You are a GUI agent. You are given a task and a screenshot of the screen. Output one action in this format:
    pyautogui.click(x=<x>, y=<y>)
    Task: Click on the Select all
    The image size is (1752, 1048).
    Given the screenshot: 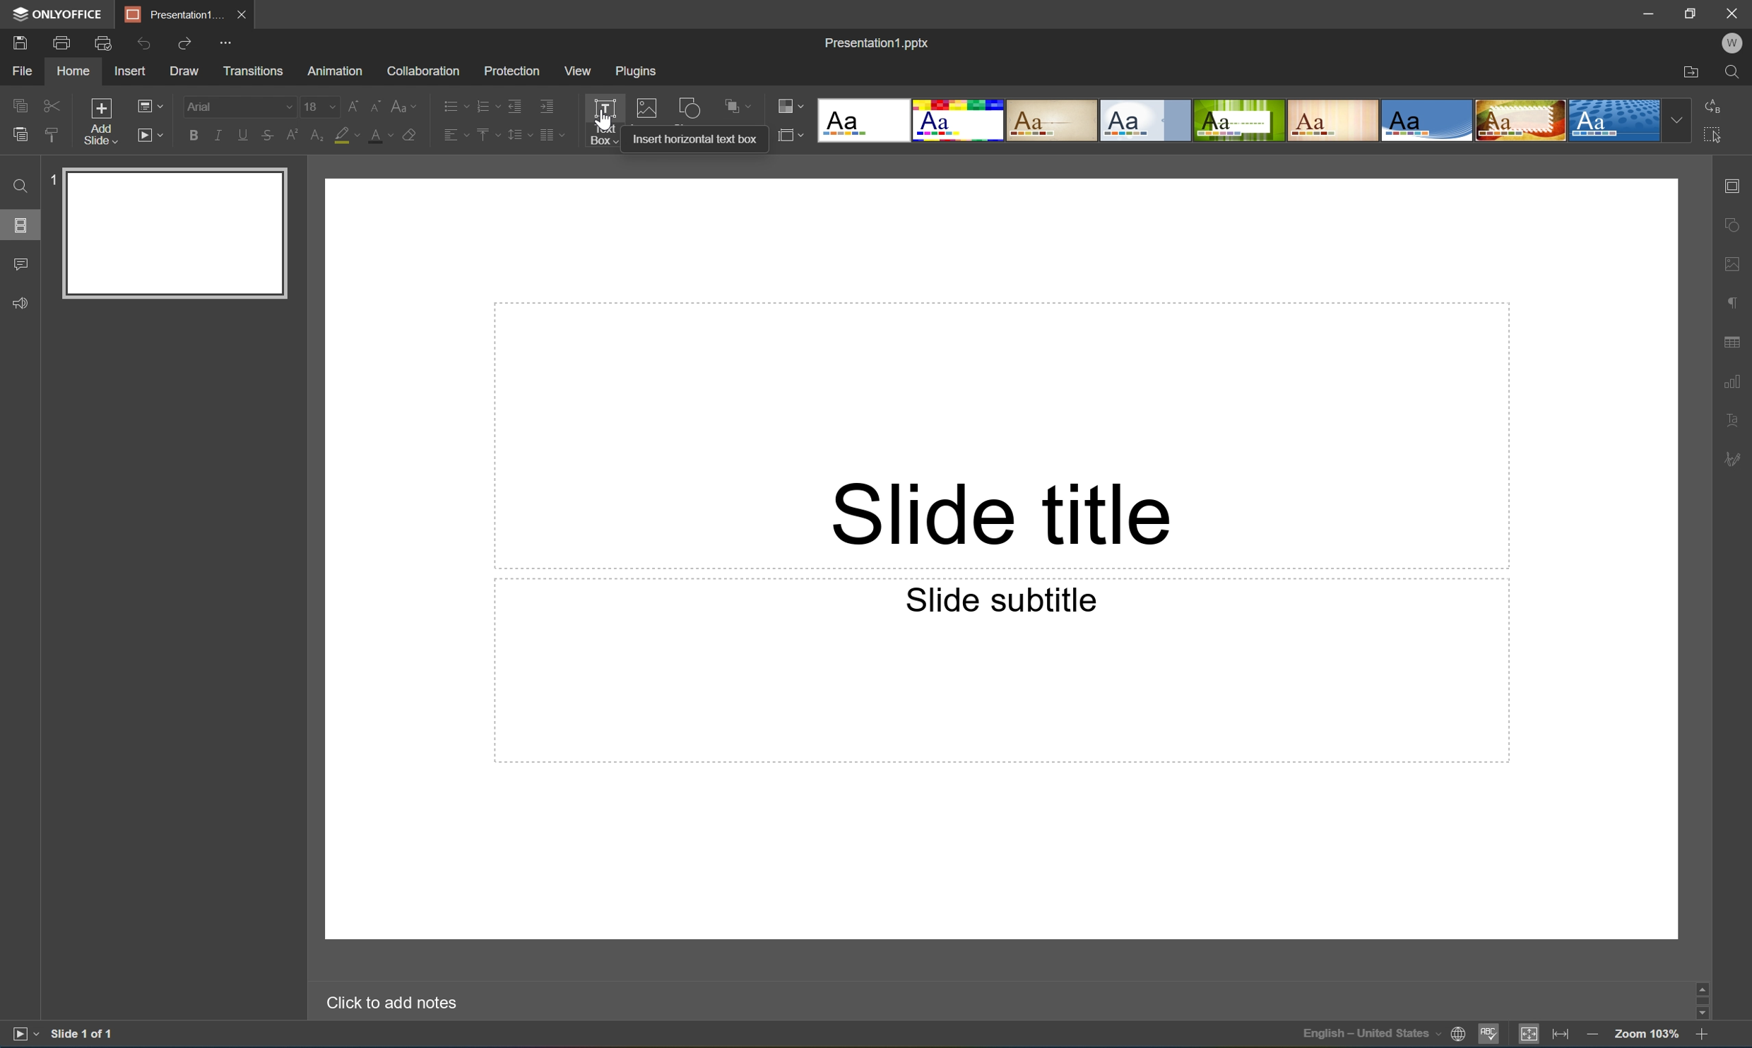 What is the action you would take?
    pyautogui.click(x=1717, y=139)
    